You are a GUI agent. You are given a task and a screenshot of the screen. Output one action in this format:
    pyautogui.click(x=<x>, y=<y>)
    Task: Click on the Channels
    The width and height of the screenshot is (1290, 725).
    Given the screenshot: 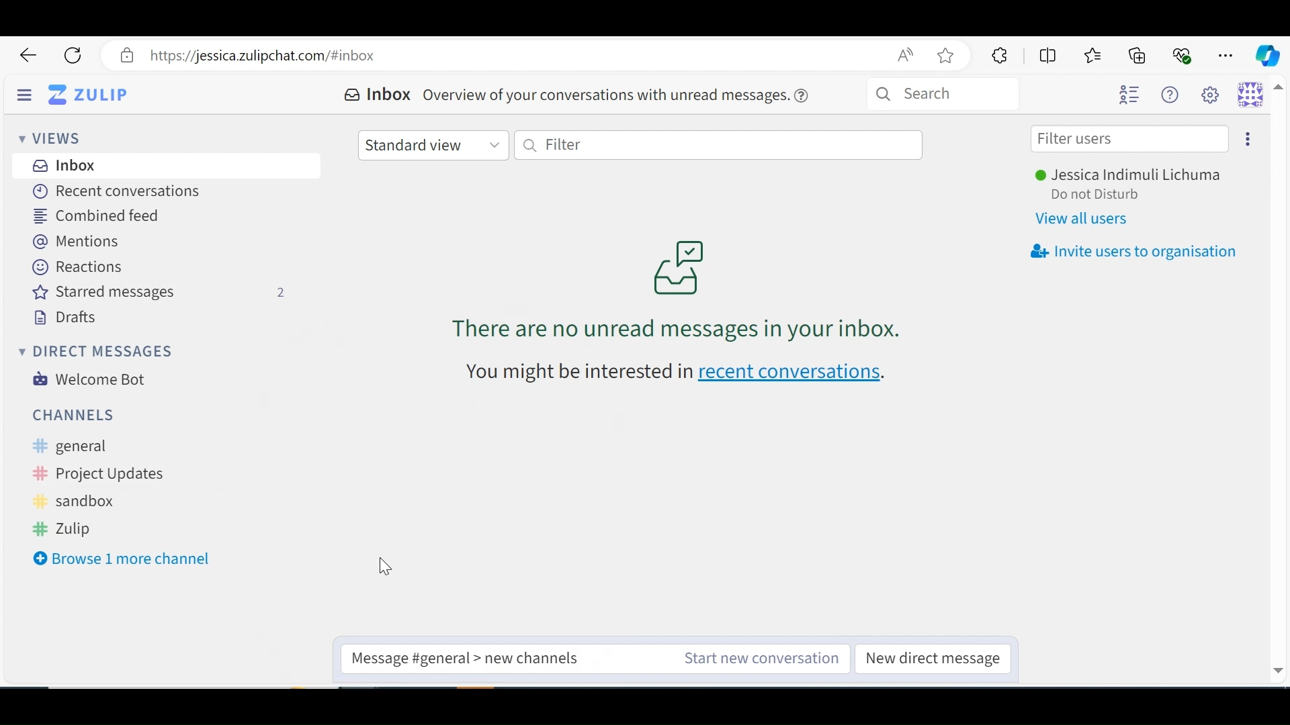 What is the action you would take?
    pyautogui.click(x=79, y=415)
    